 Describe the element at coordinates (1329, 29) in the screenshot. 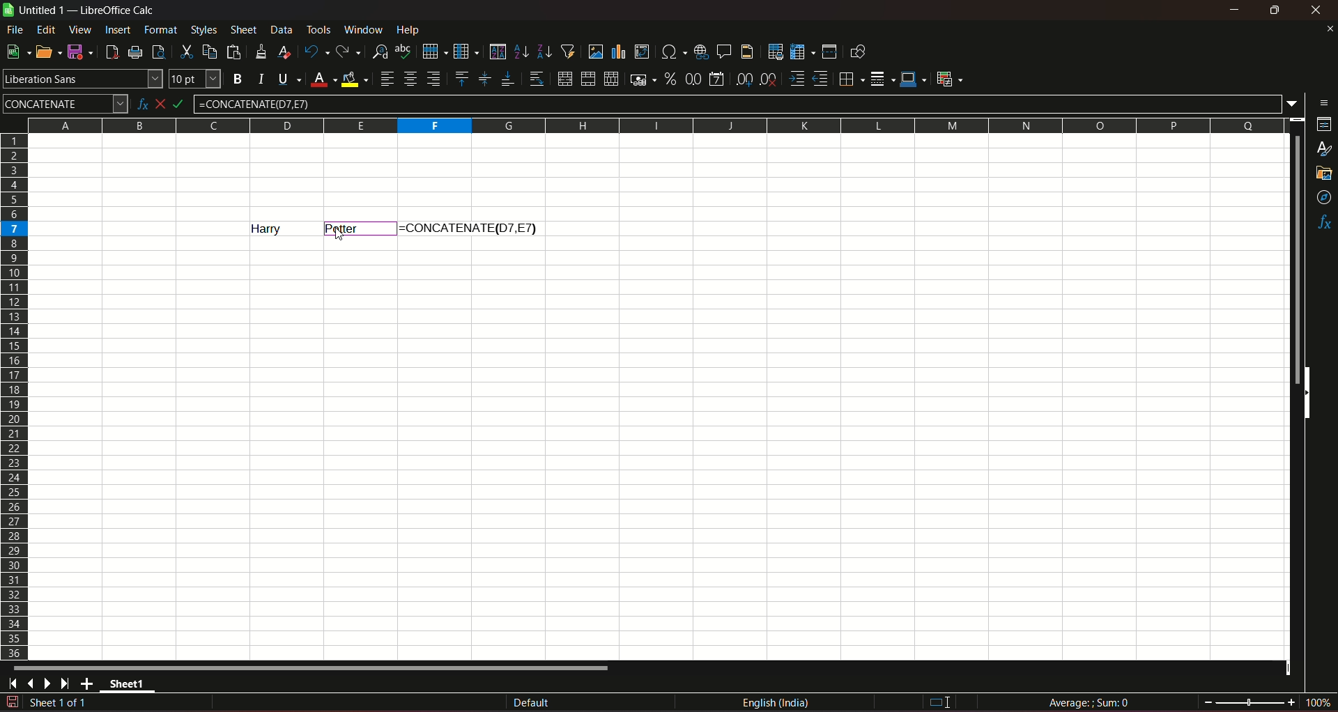

I see `close` at that location.